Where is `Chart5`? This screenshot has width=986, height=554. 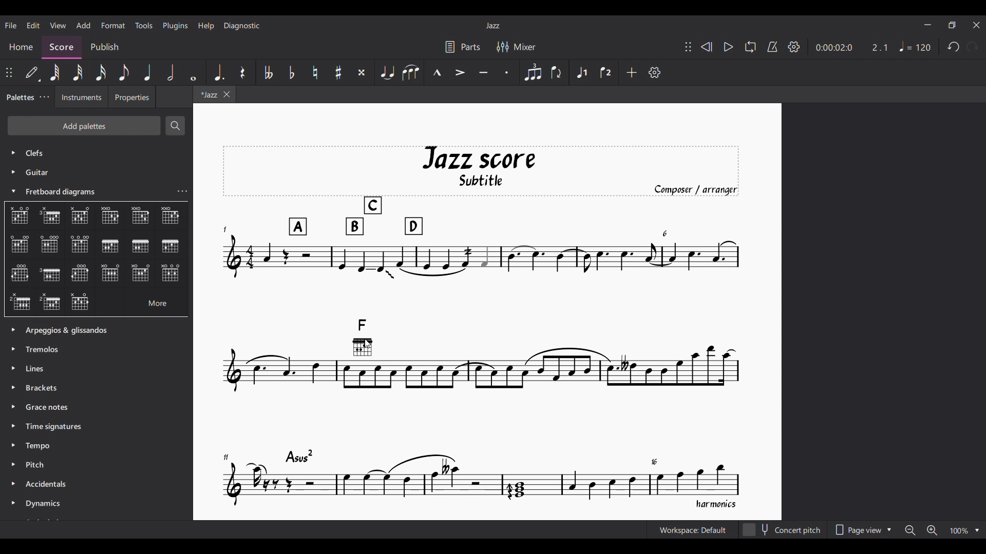
Chart5 is located at coordinates (141, 217).